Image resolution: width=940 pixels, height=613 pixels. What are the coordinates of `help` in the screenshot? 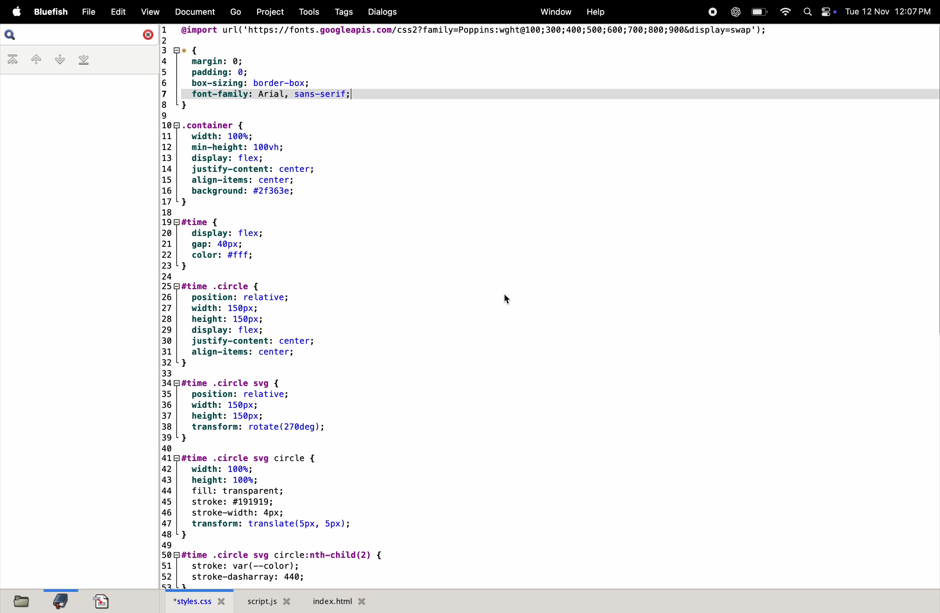 It's located at (594, 11).